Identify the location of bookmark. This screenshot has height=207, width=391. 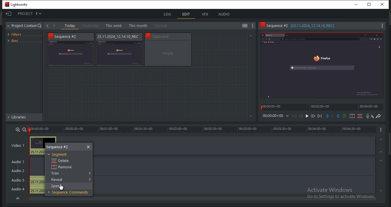
(50, 36).